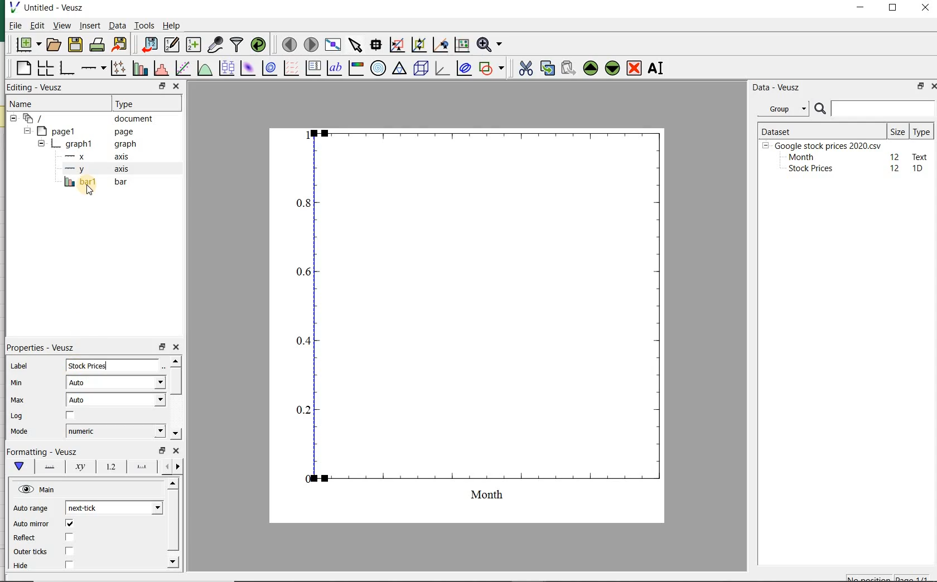 The image size is (937, 582). What do you see at coordinates (654, 70) in the screenshot?
I see `renames the selected widget` at bounding box center [654, 70].